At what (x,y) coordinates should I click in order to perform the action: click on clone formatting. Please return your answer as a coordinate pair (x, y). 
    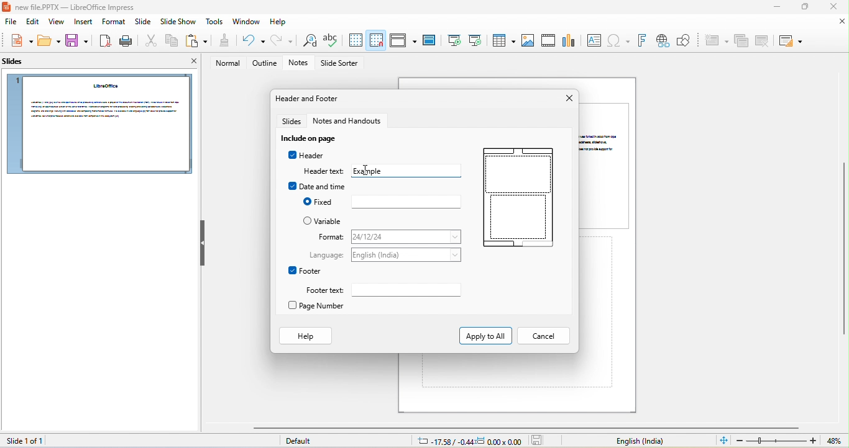
    Looking at the image, I should click on (223, 41).